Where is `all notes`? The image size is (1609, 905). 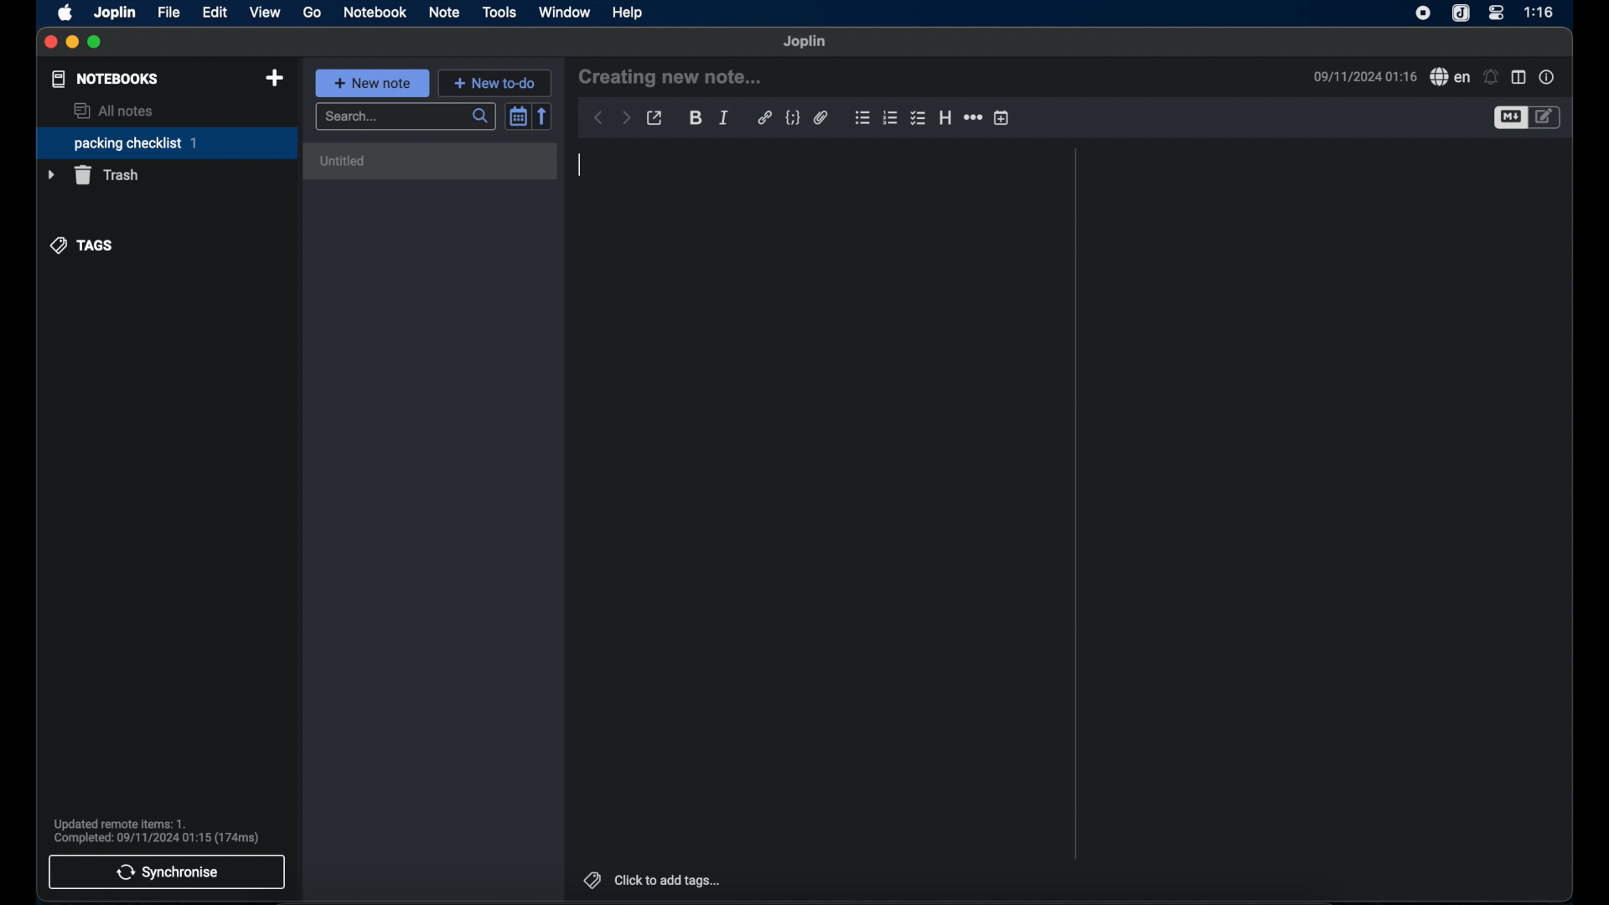 all notes is located at coordinates (116, 111).